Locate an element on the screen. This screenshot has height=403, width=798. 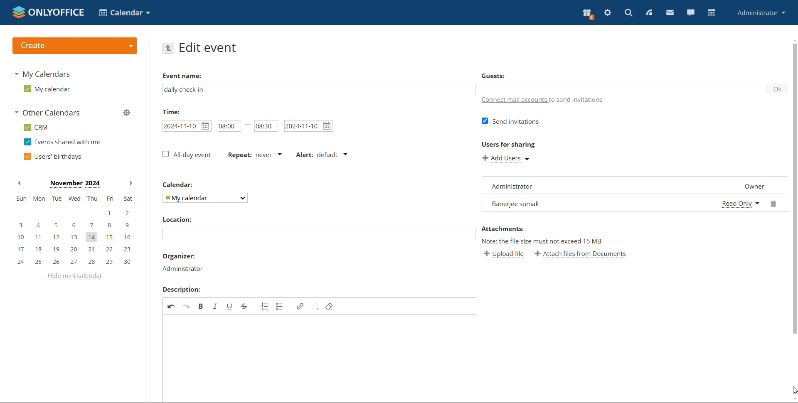
user for sharing: is located at coordinates (521, 145).